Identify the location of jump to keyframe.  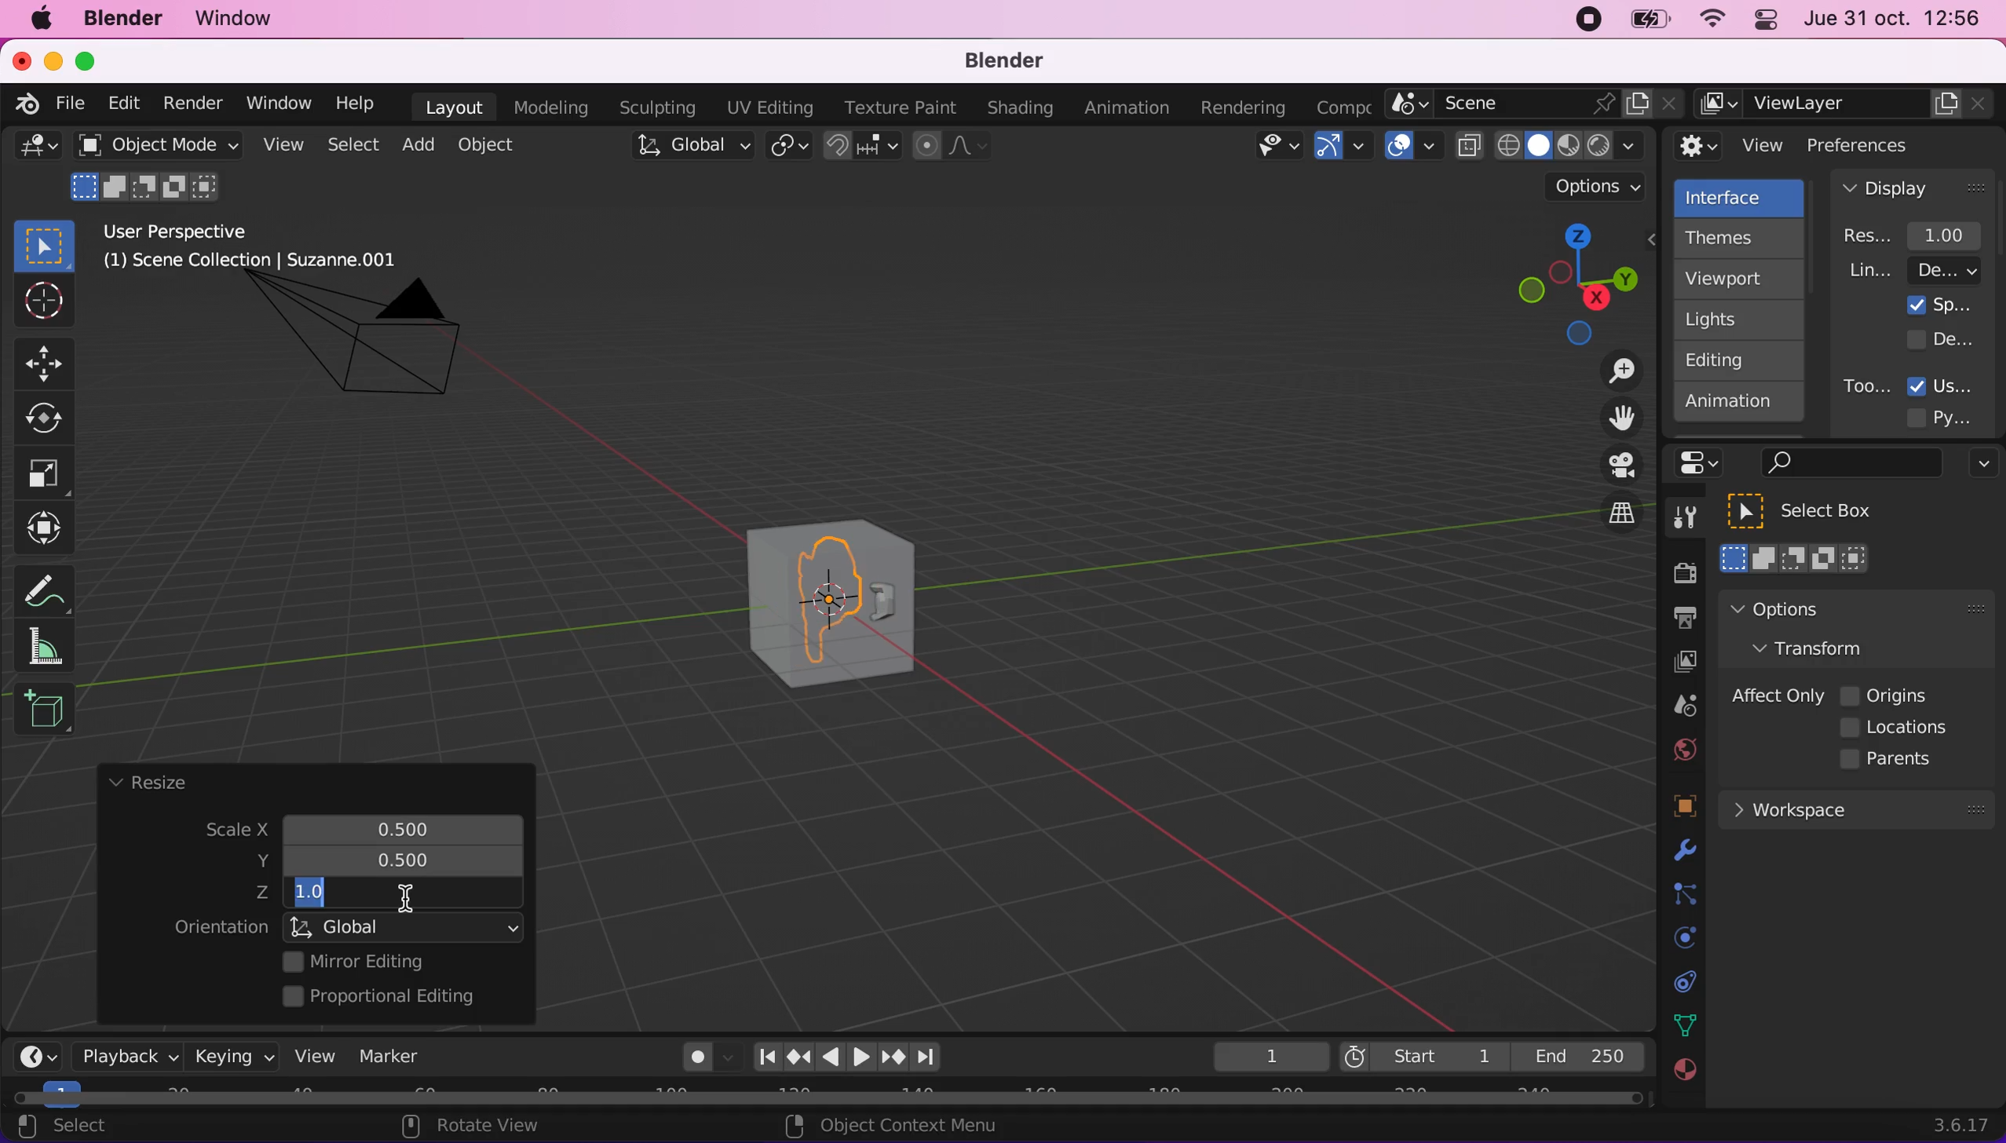
(894, 1060).